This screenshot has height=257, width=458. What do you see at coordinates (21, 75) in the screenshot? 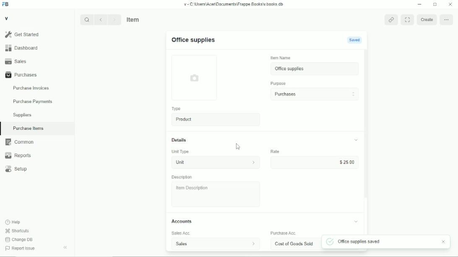
I see `purchases` at bounding box center [21, 75].